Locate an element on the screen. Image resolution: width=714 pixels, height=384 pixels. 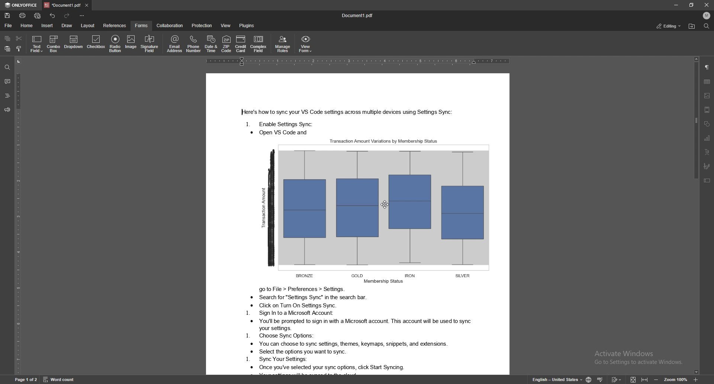
signature field is located at coordinates (707, 166).